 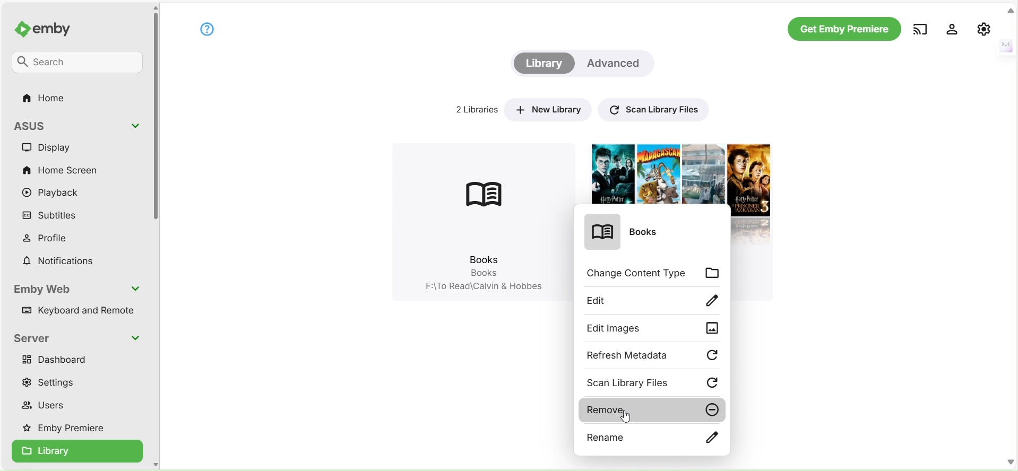 I want to click on Search Bar, so click(x=78, y=63).